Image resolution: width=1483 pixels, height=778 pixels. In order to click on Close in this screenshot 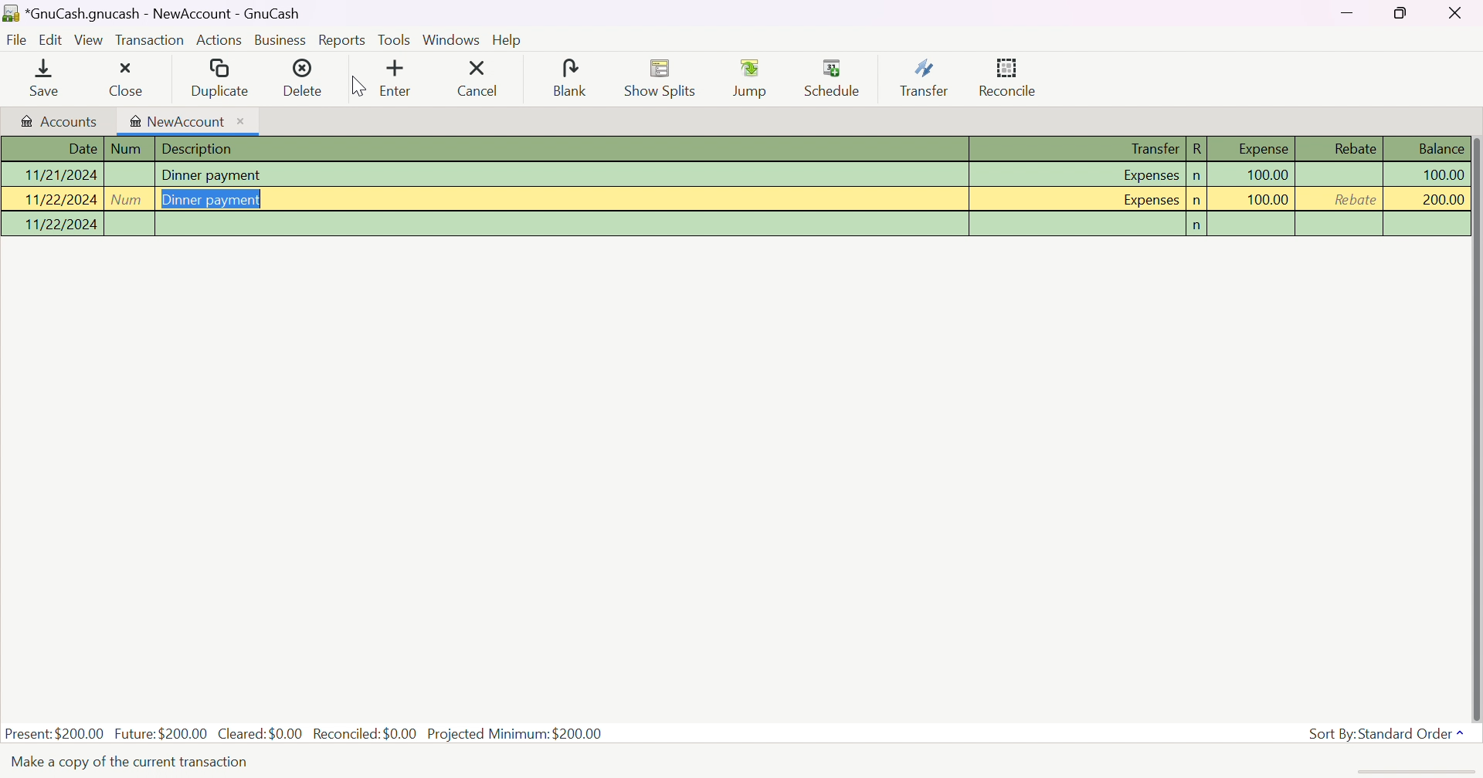, I will do `click(124, 81)`.